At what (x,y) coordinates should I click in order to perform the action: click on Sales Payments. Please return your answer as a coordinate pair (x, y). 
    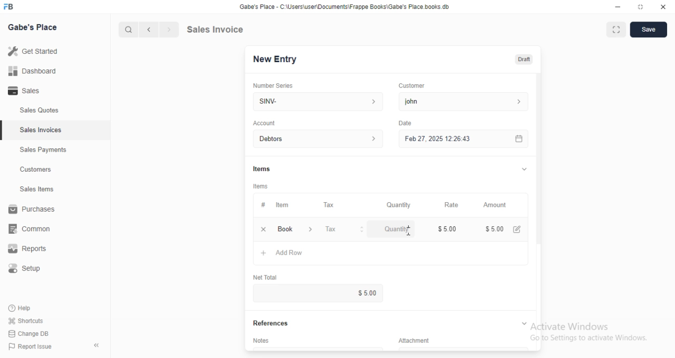
    Looking at the image, I should click on (43, 150).